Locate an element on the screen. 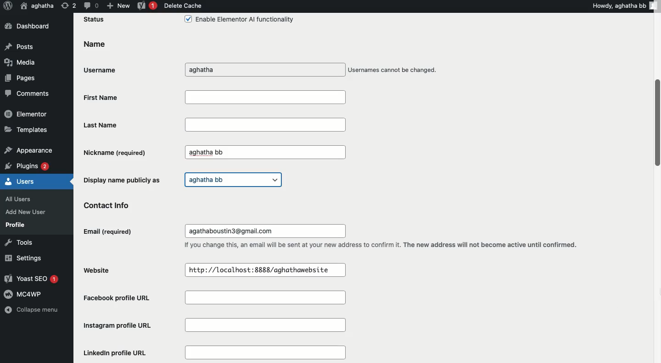 The image size is (661, 363). Username is located at coordinates (103, 68).